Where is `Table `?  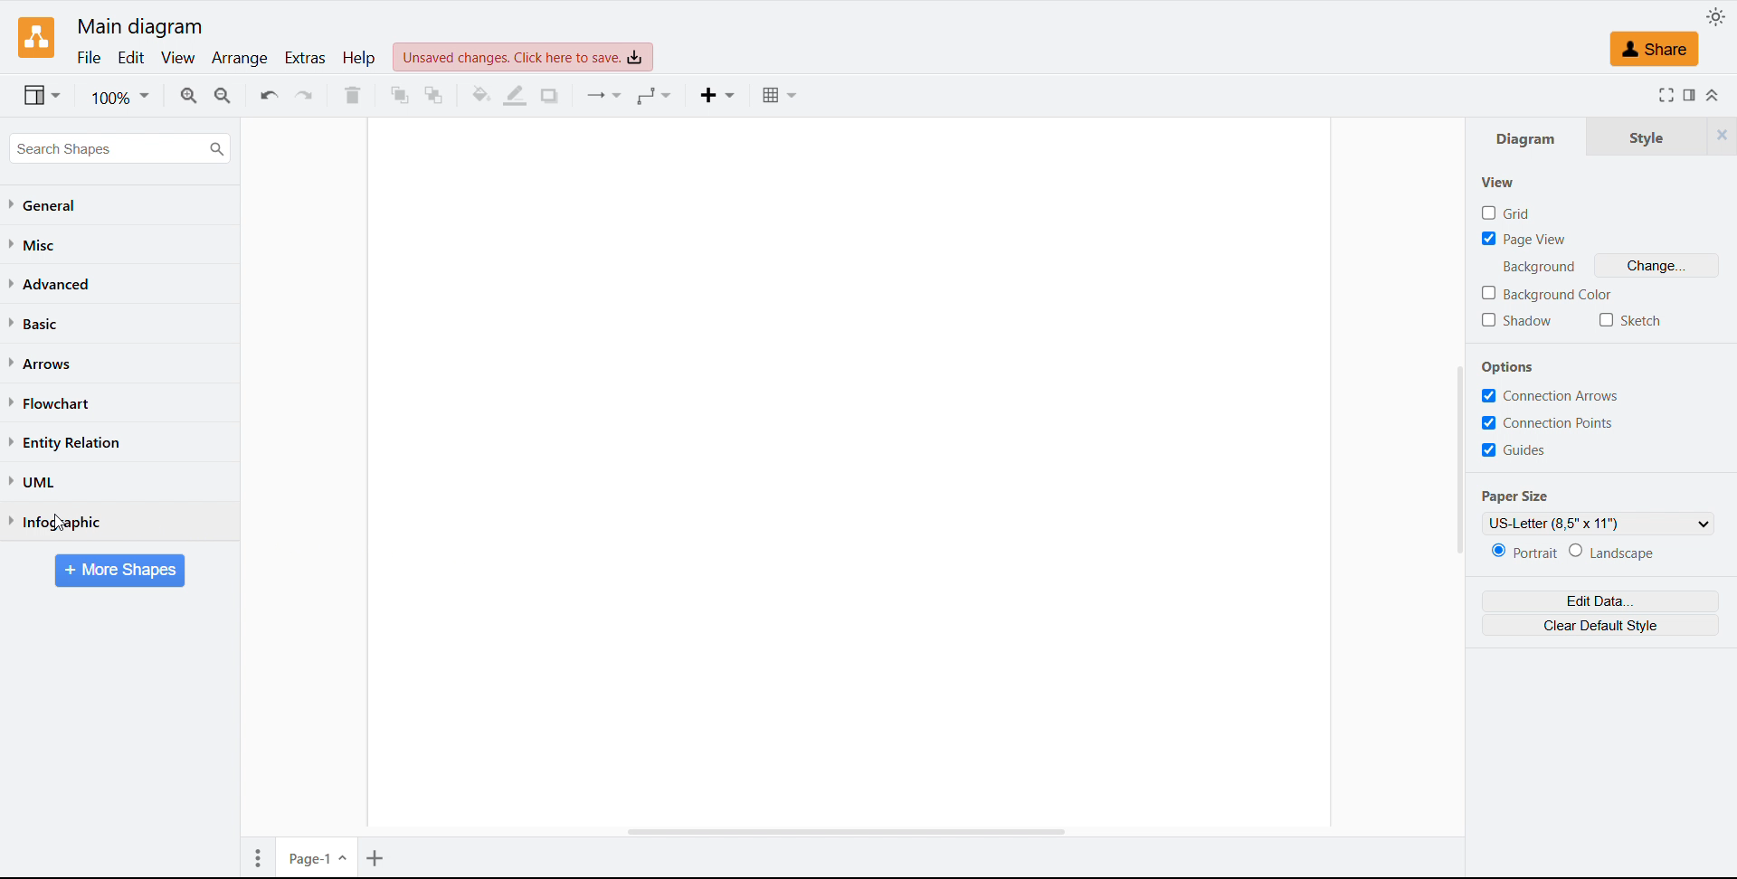
Table  is located at coordinates (779, 95).